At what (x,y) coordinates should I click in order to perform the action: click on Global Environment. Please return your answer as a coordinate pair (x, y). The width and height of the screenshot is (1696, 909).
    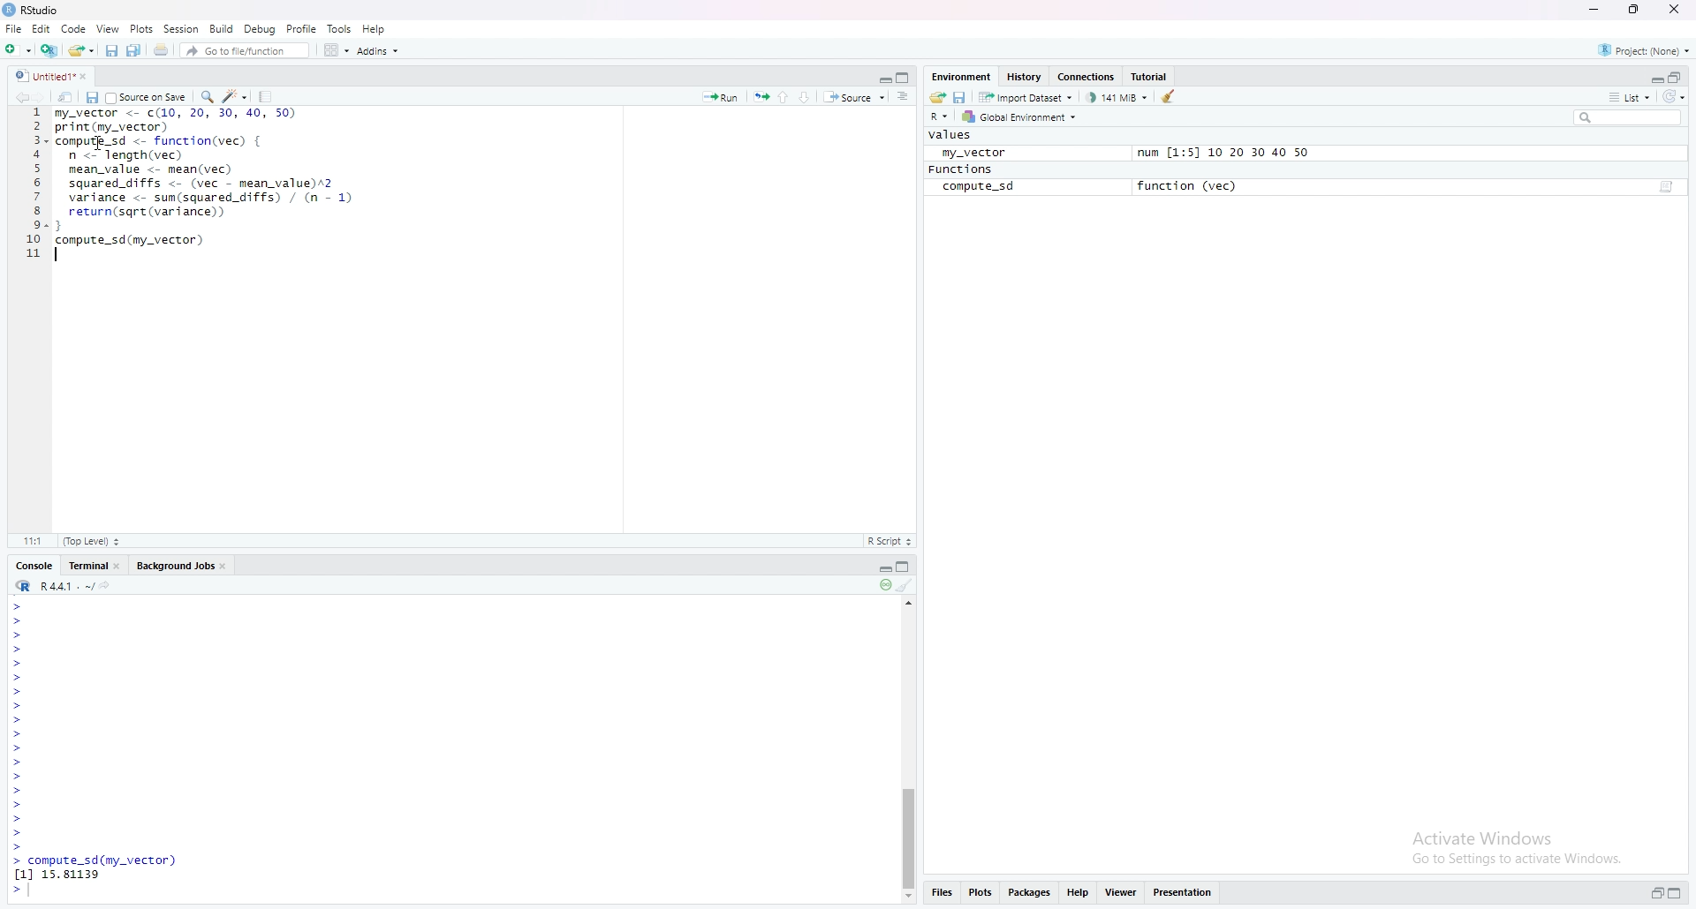
    Looking at the image, I should click on (1019, 117).